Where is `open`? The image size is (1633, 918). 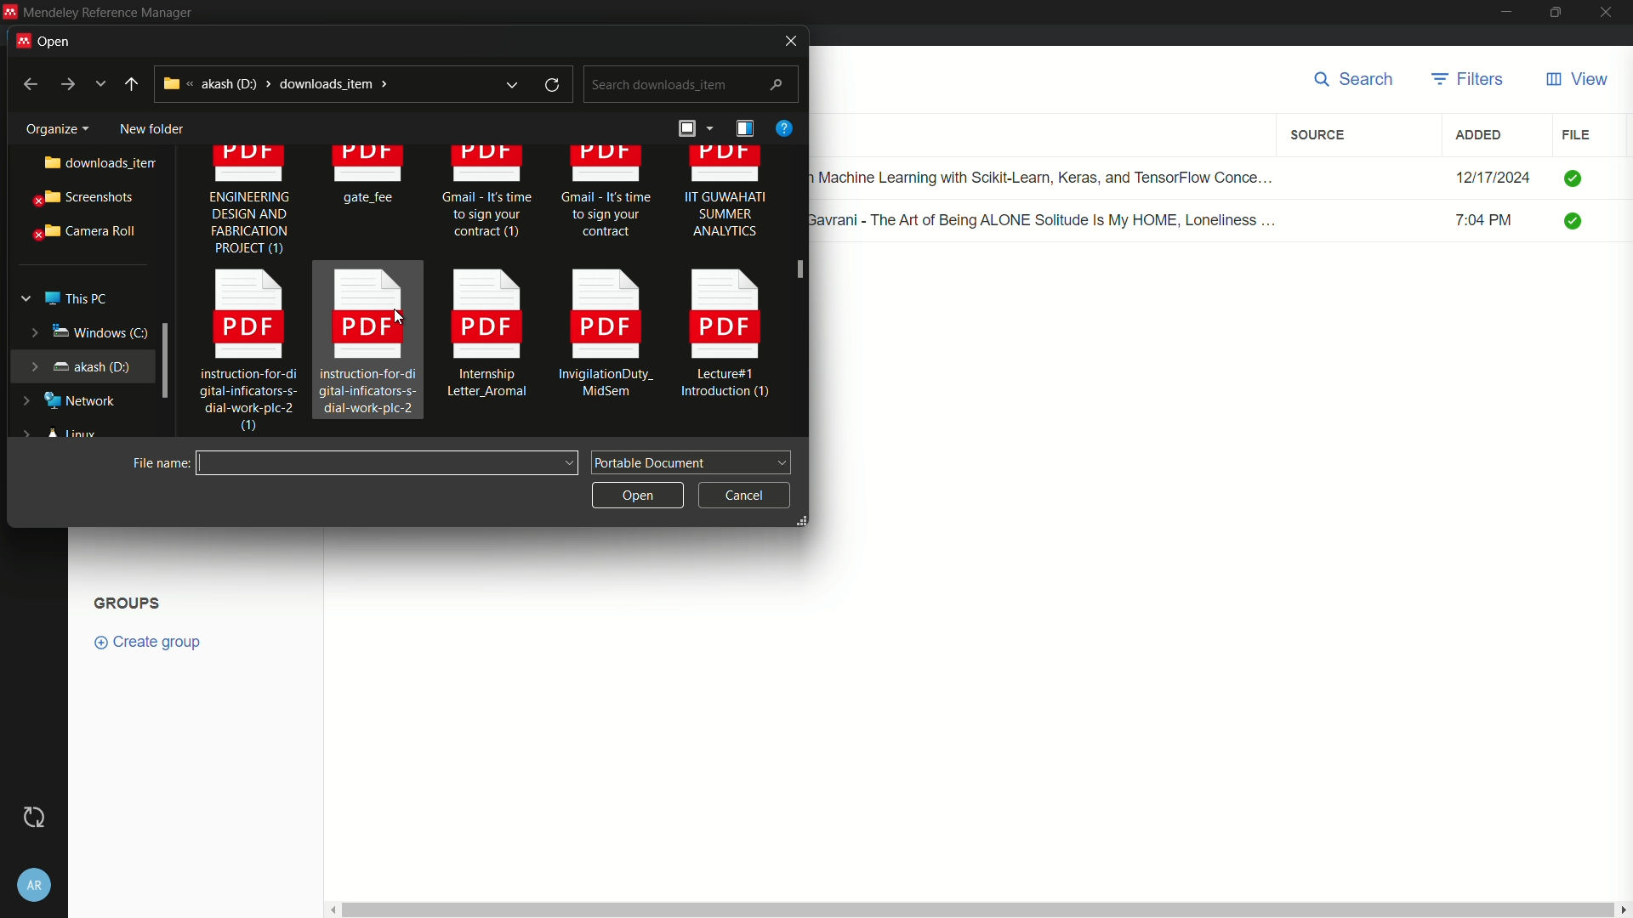 open is located at coordinates (635, 493).